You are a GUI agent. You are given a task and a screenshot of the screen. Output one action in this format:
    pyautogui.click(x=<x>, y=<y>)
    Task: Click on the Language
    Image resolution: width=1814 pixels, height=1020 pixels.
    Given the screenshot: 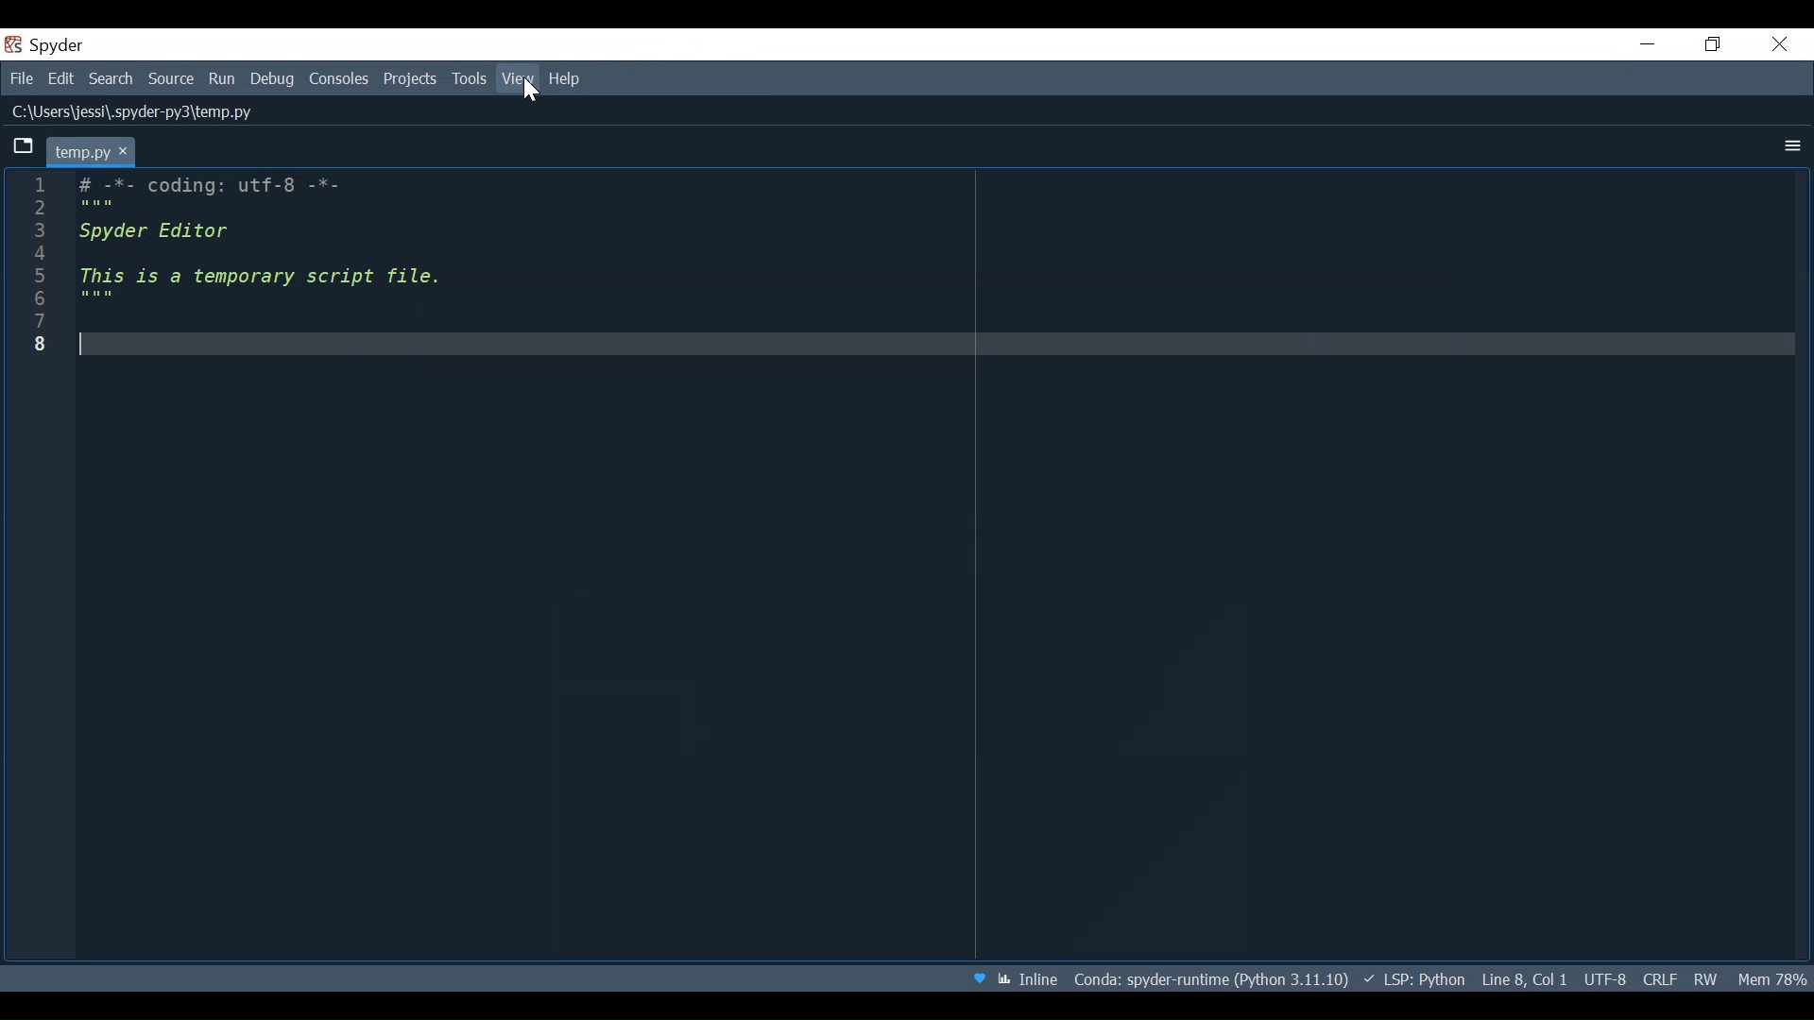 What is the action you would take?
    pyautogui.click(x=1413, y=979)
    